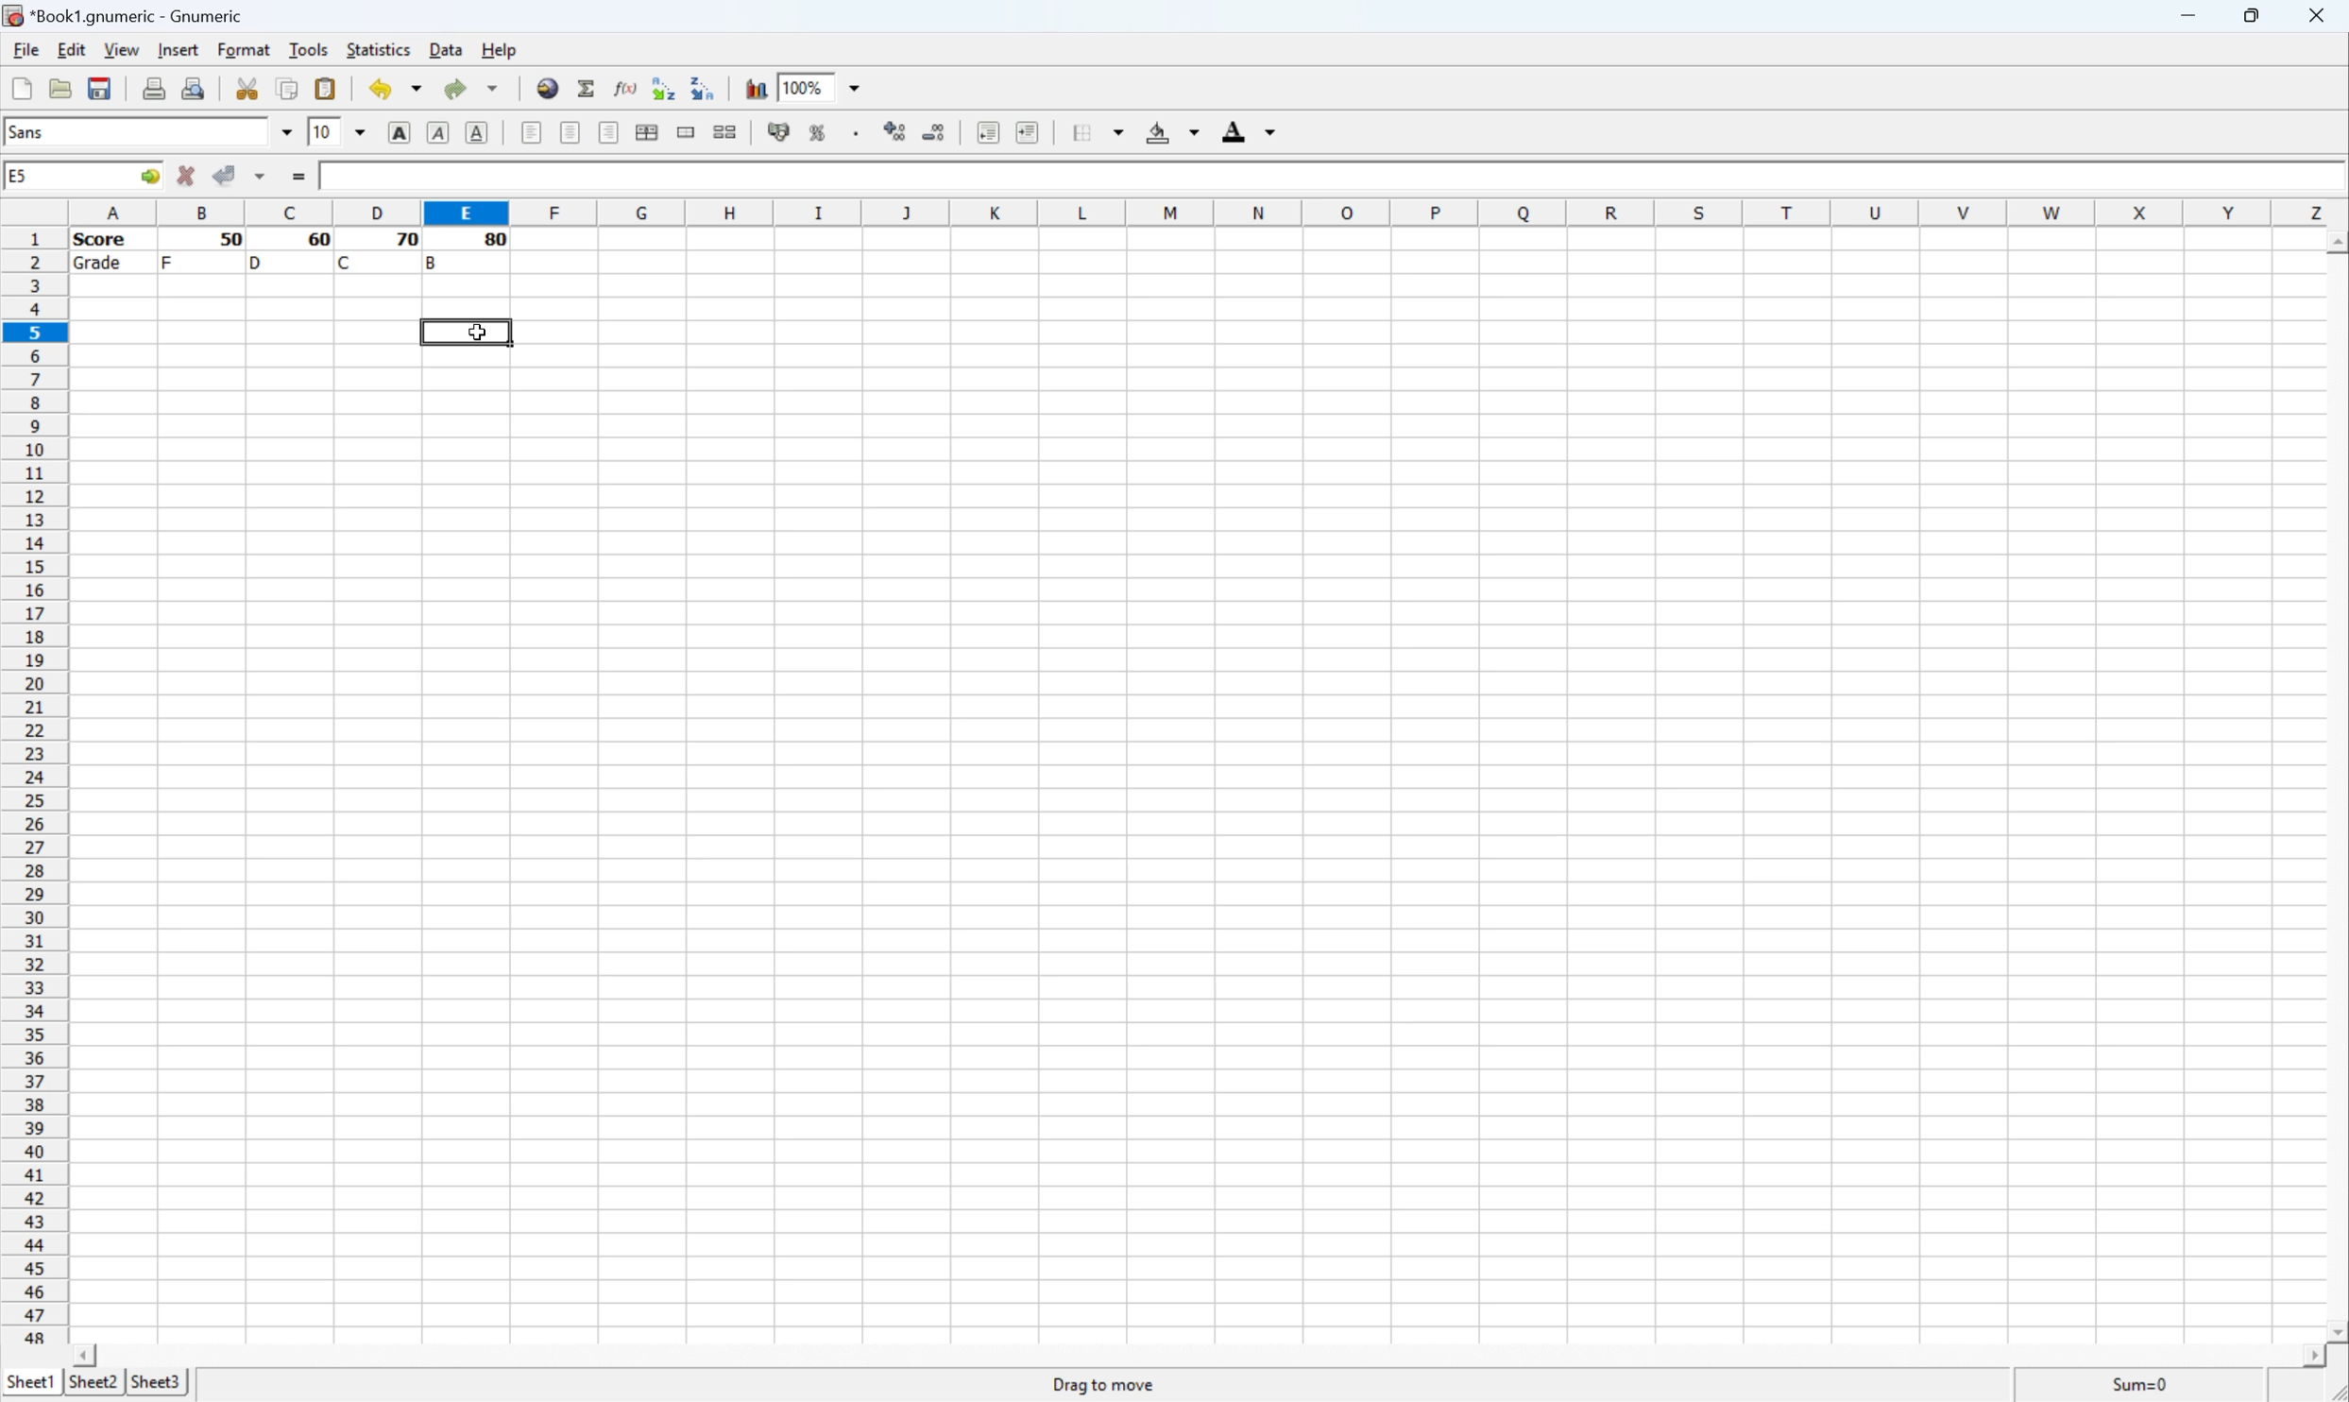 The image size is (2349, 1402). What do you see at coordinates (434, 261) in the screenshot?
I see `B` at bounding box center [434, 261].